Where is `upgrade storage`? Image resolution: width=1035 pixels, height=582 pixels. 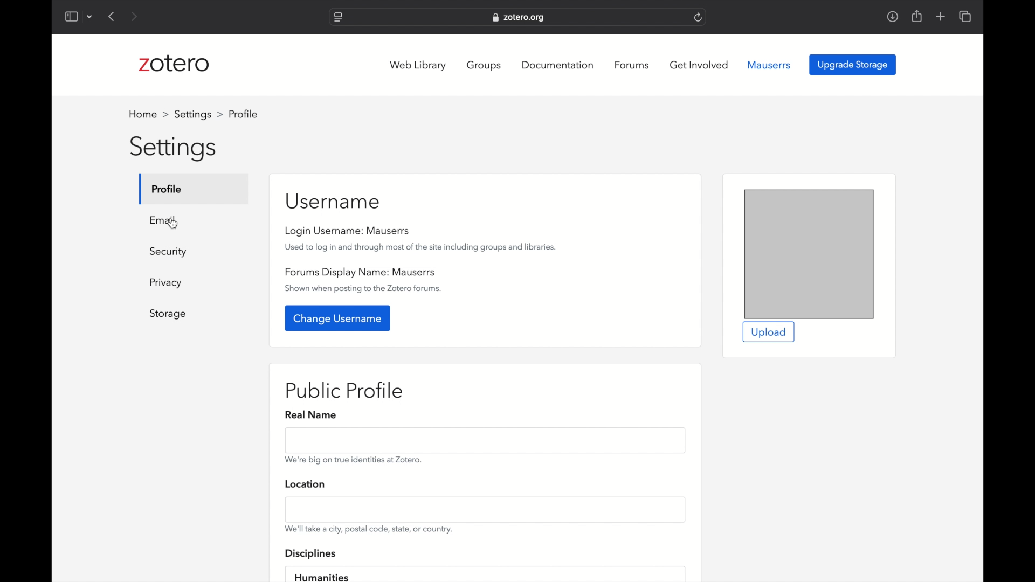 upgrade storage is located at coordinates (853, 65).